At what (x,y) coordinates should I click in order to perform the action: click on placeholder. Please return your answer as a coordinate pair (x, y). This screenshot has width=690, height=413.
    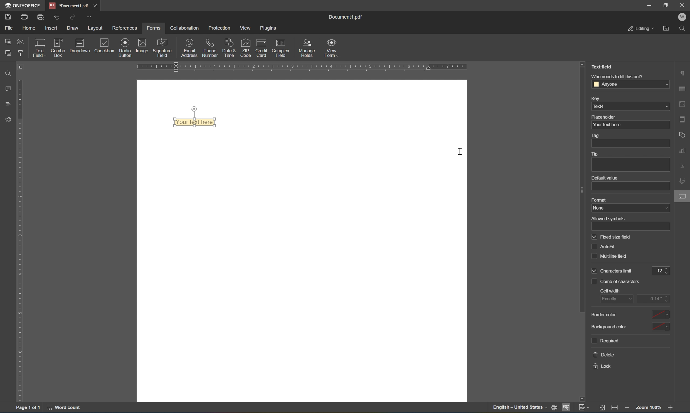
    Looking at the image, I should click on (602, 116).